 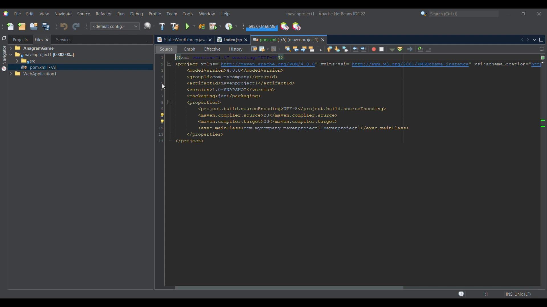 I want to click on Expand, so click(x=12, y=62).